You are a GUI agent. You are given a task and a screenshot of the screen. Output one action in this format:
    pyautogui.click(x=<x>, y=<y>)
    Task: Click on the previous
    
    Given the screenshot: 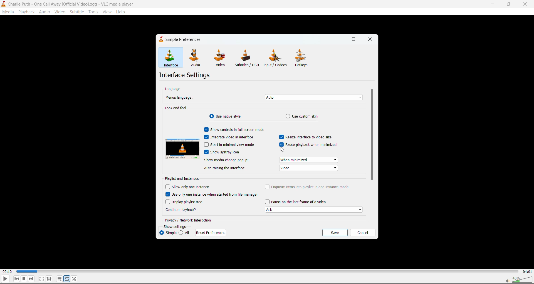 What is the action you would take?
    pyautogui.click(x=16, y=279)
    